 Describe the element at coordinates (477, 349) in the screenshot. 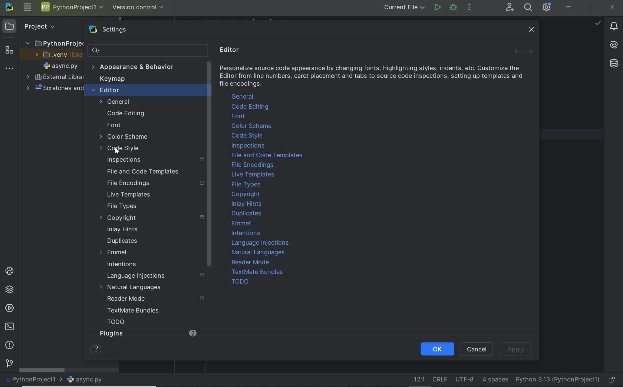

I see `CANCEL` at that location.